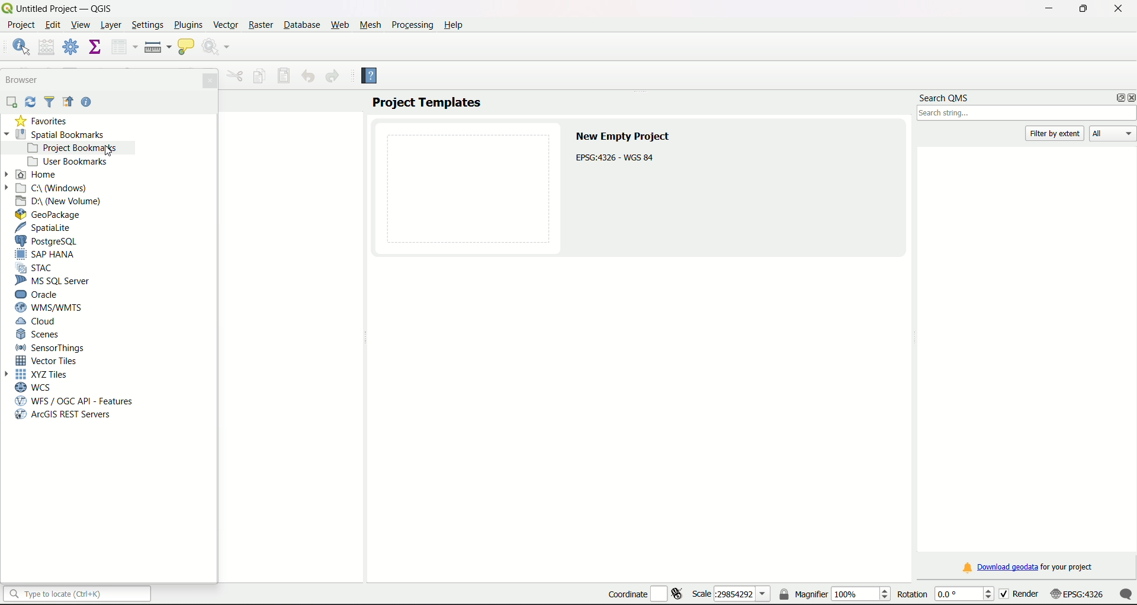 The width and height of the screenshot is (1137, 605). I want to click on Scenes, so click(40, 335).